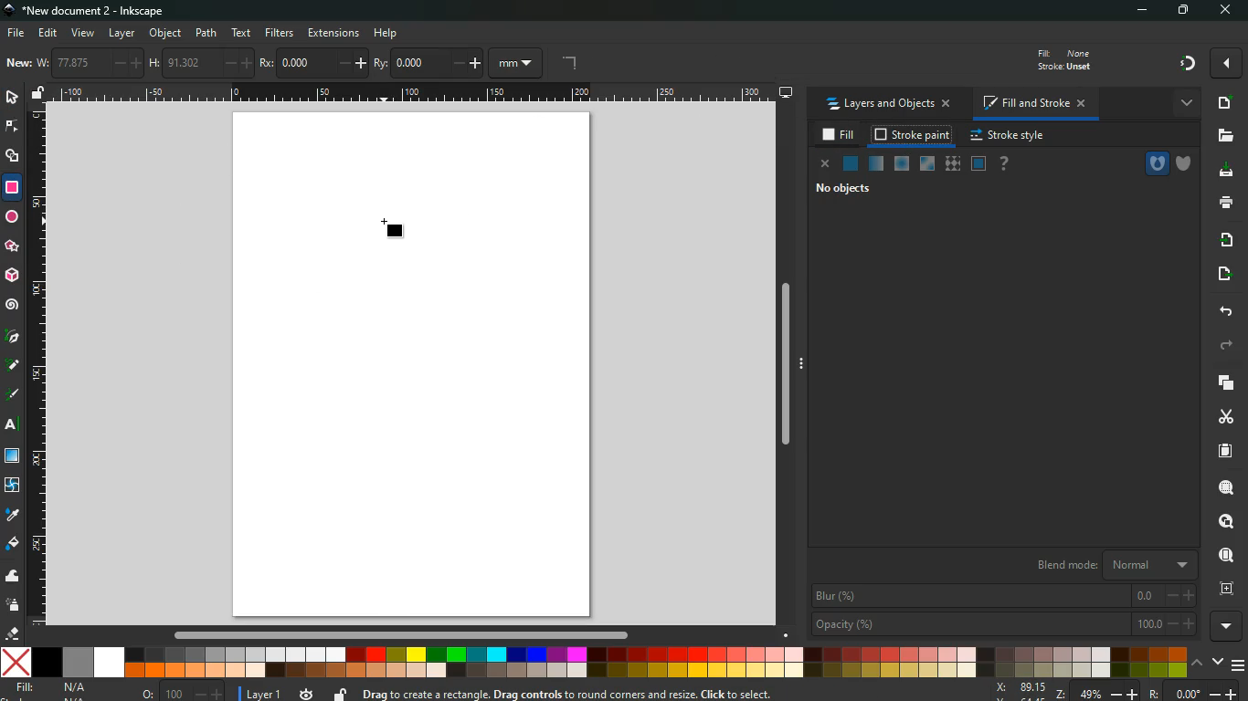 Image resolution: width=1248 pixels, height=701 pixels. Describe the element at coordinates (11, 99) in the screenshot. I see `select` at that location.